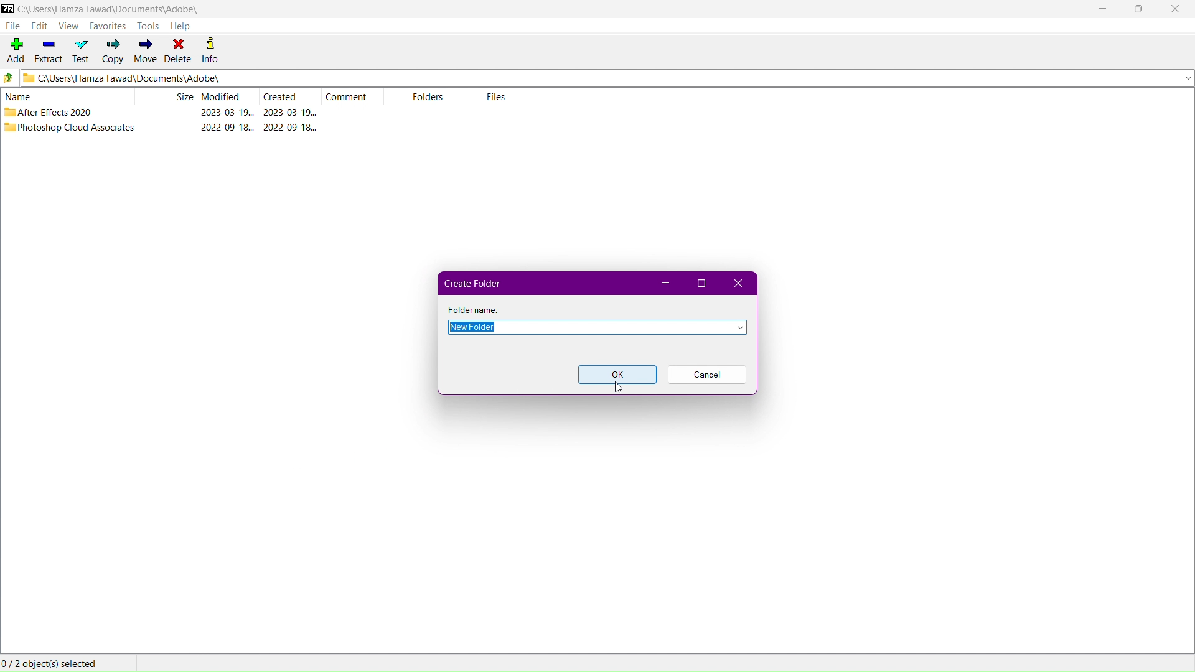  What do you see at coordinates (474, 309) in the screenshot?
I see `Folder name:` at bounding box center [474, 309].